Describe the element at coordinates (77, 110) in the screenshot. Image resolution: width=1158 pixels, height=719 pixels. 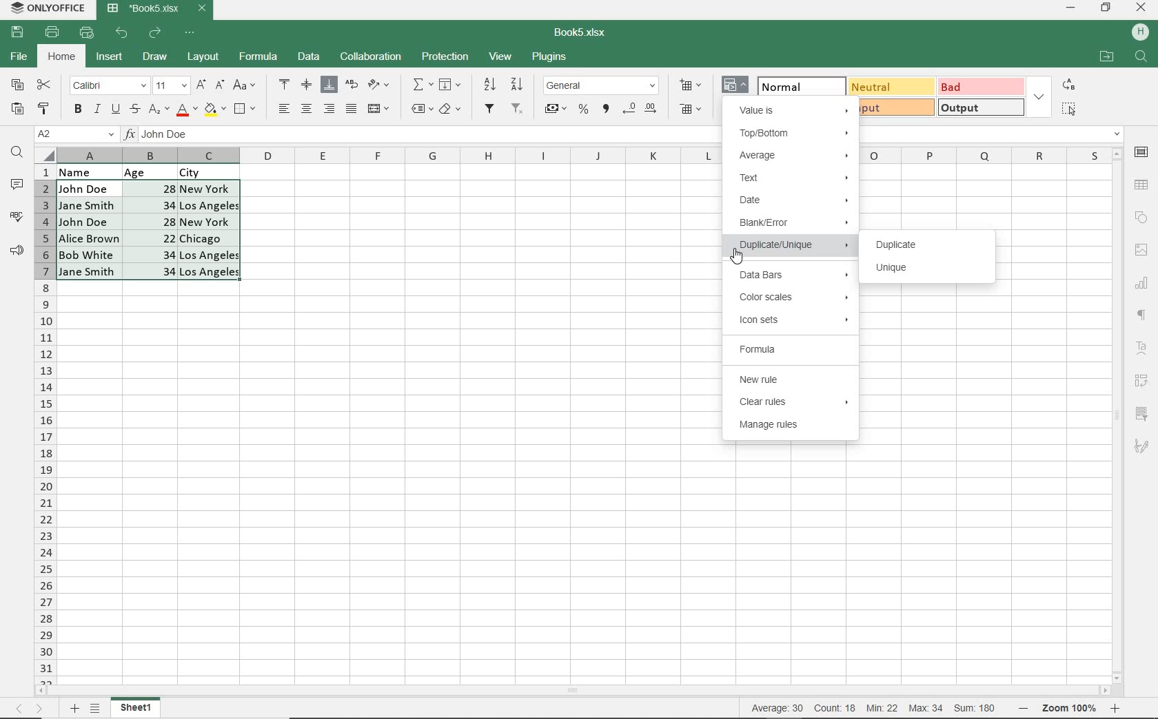
I see `BOLD` at that location.